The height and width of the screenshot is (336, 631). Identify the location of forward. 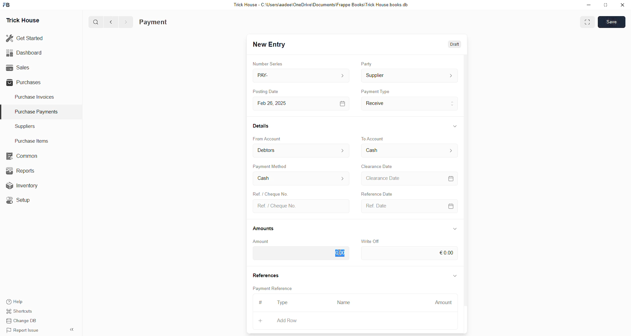
(126, 22).